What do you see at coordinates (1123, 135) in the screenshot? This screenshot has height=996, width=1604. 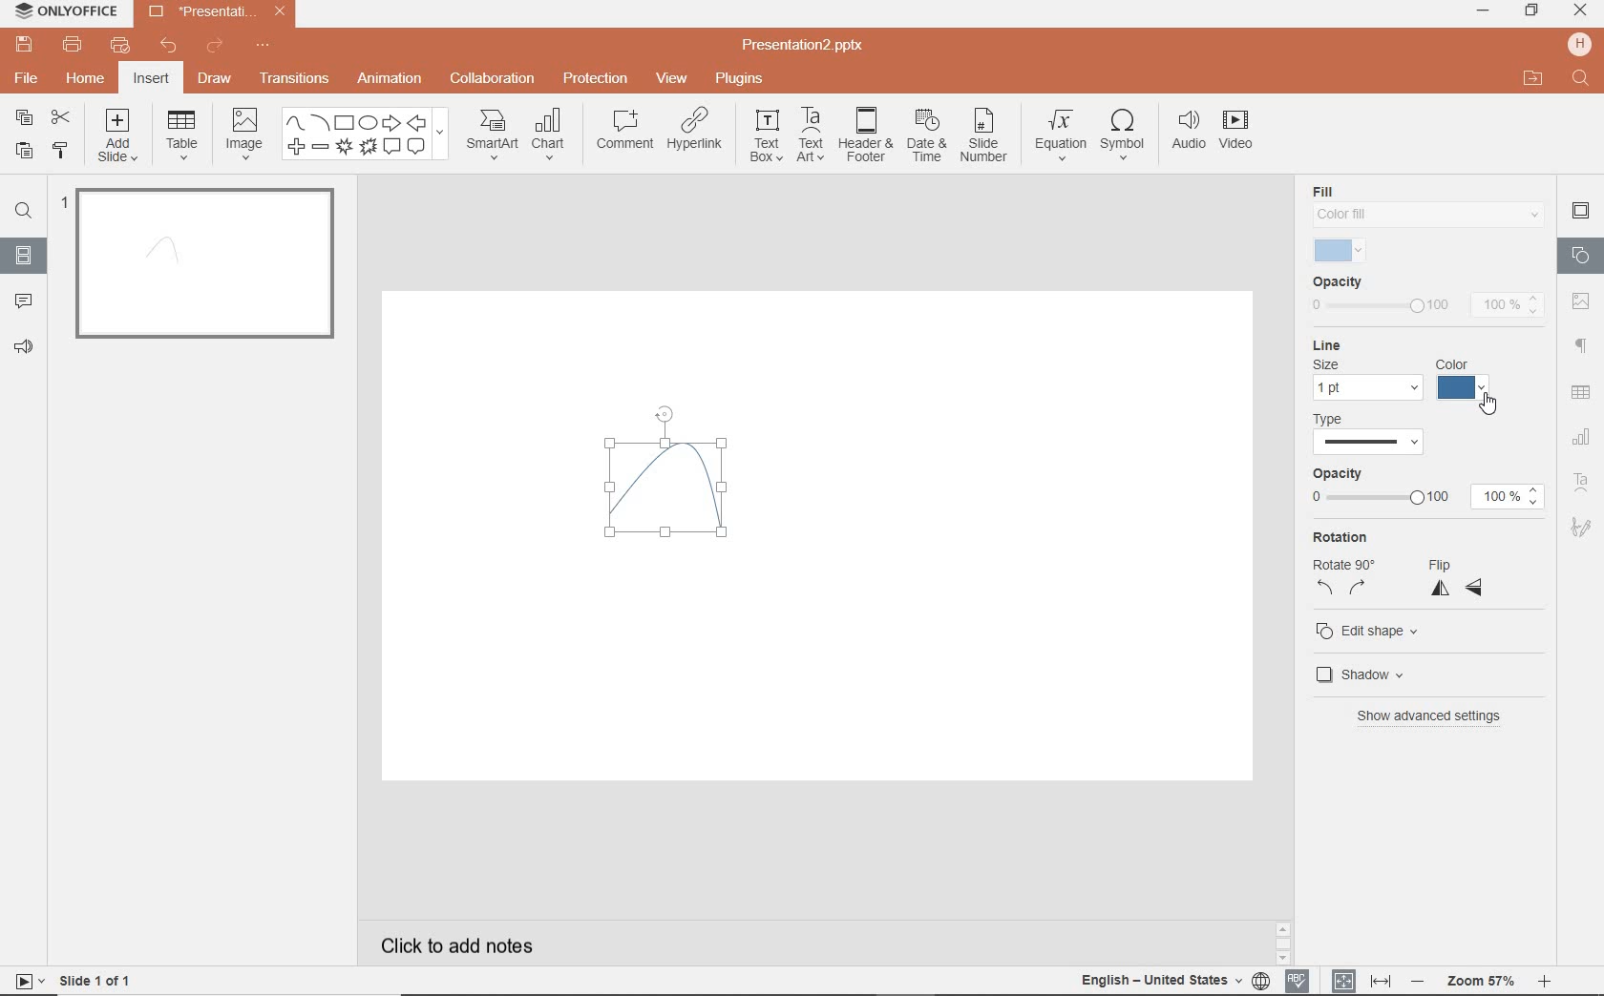 I see `SYMBOL` at bounding box center [1123, 135].